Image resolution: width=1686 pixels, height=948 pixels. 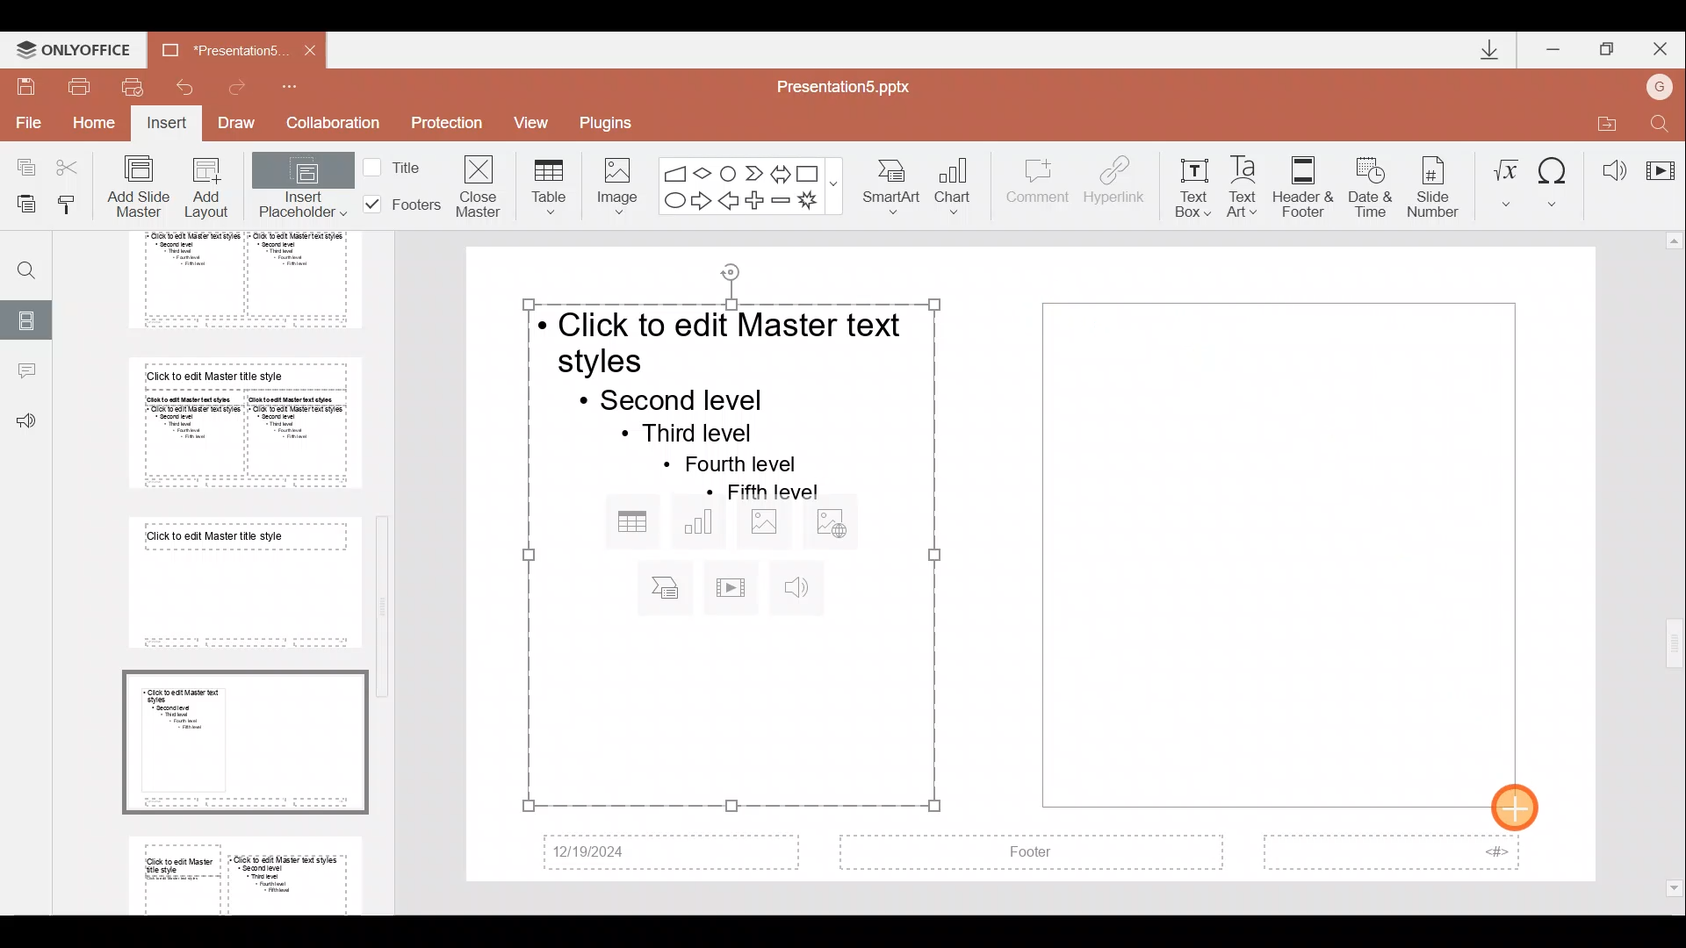 What do you see at coordinates (1038, 189) in the screenshot?
I see `Comment` at bounding box center [1038, 189].